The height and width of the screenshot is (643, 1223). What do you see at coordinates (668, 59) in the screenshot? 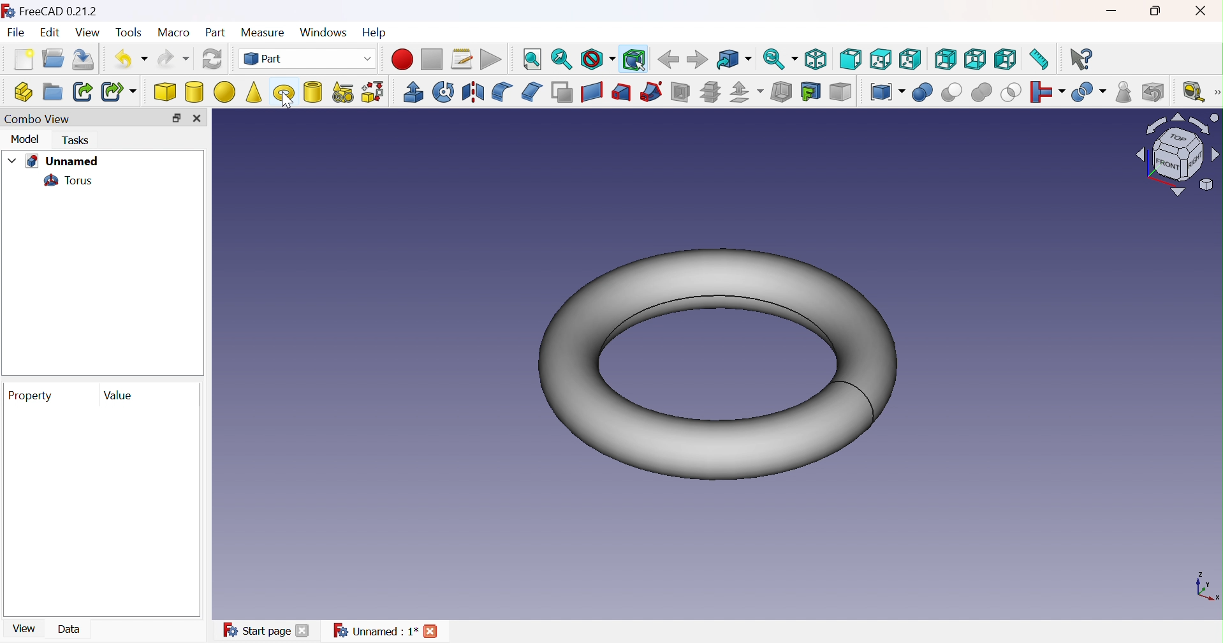
I see `Back` at bounding box center [668, 59].